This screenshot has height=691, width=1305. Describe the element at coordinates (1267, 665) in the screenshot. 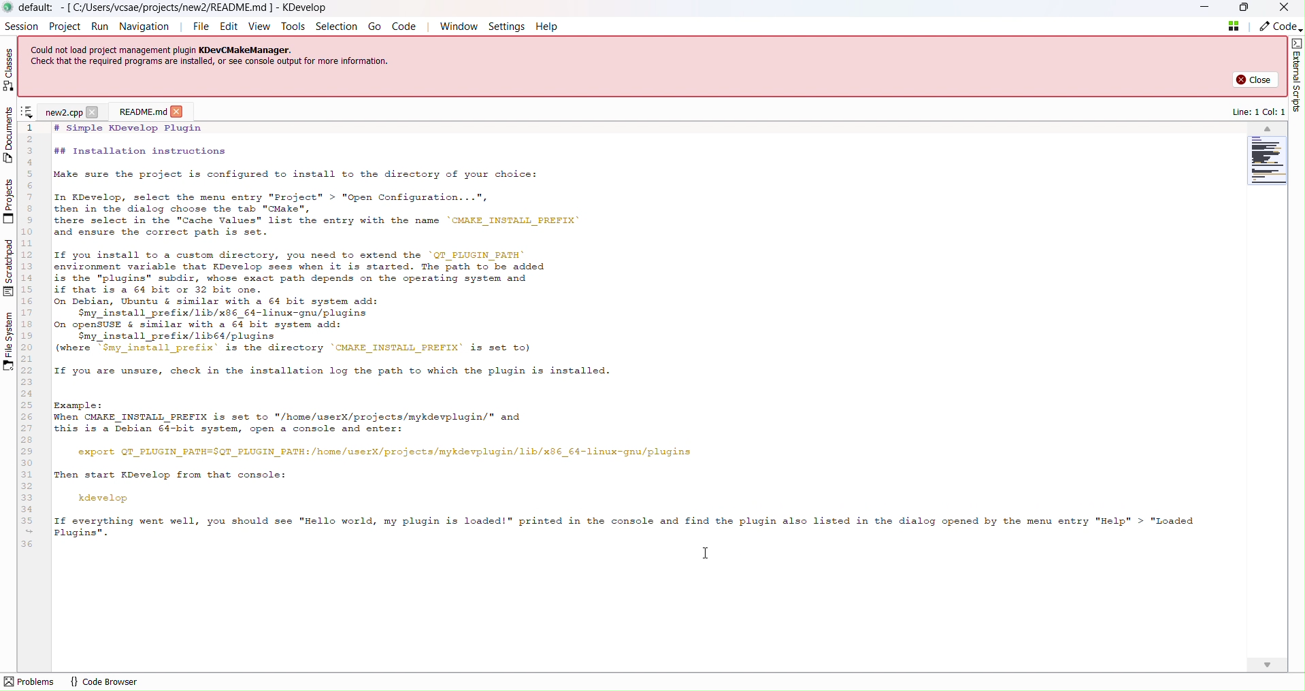

I see `scroll down` at that location.